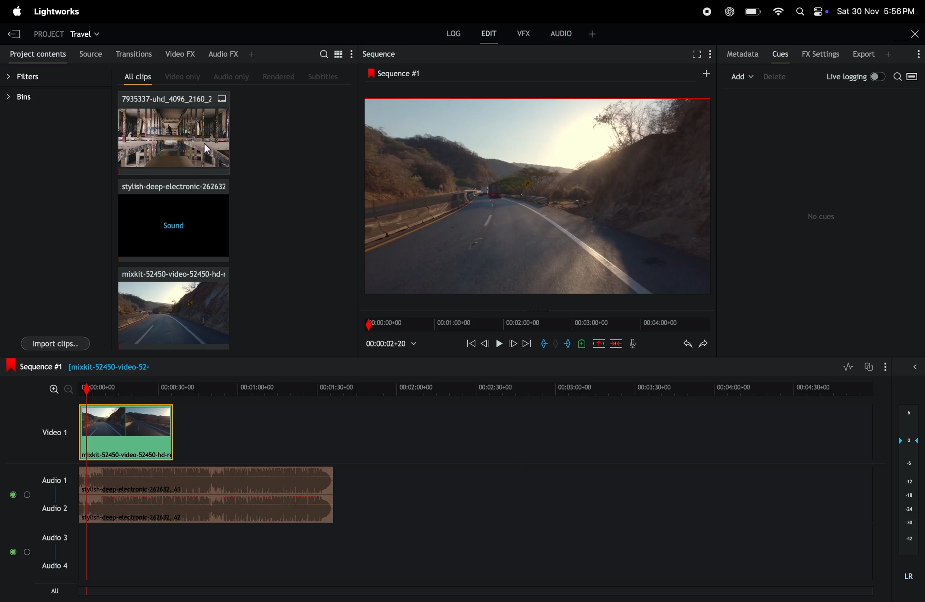 Image resolution: width=925 pixels, height=602 pixels. What do you see at coordinates (617, 343) in the screenshot?
I see `delete` at bounding box center [617, 343].